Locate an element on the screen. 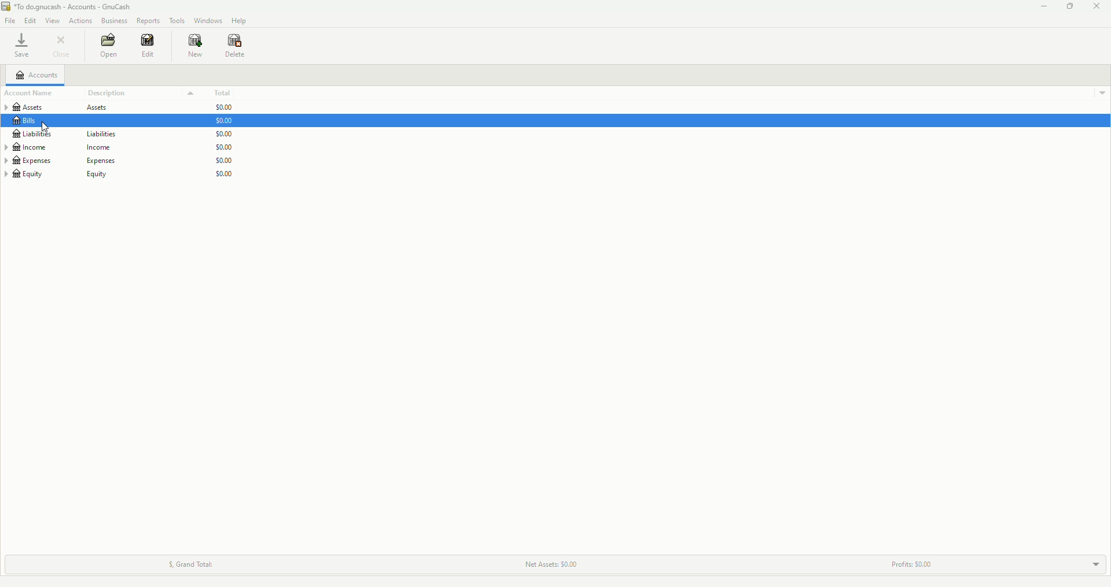  Expenses is located at coordinates (60, 161).